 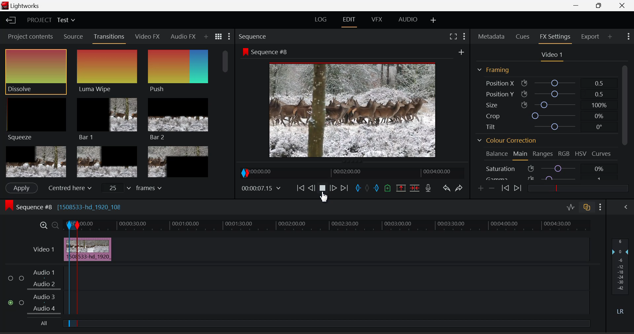 What do you see at coordinates (521, 155) in the screenshot?
I see `Main` at bounding box center [521, 155].